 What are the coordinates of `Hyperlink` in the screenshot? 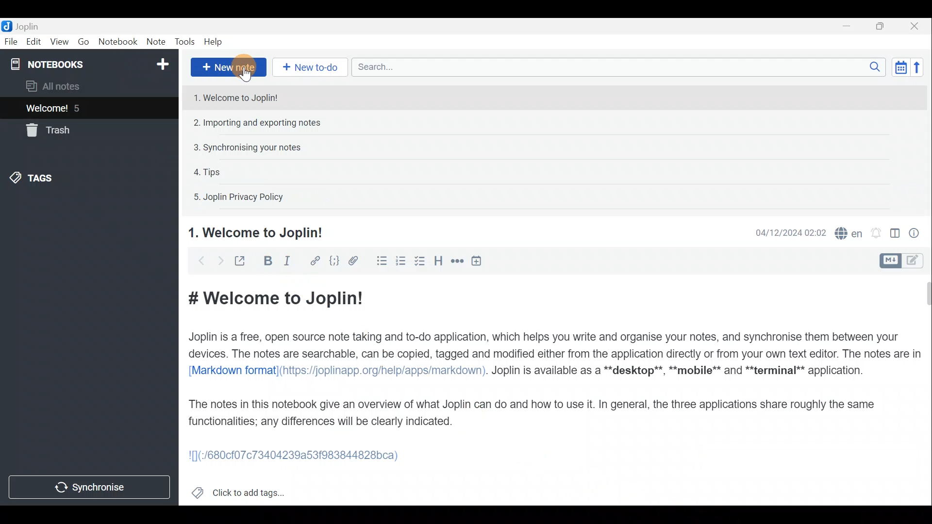 It's located at (316, 261).